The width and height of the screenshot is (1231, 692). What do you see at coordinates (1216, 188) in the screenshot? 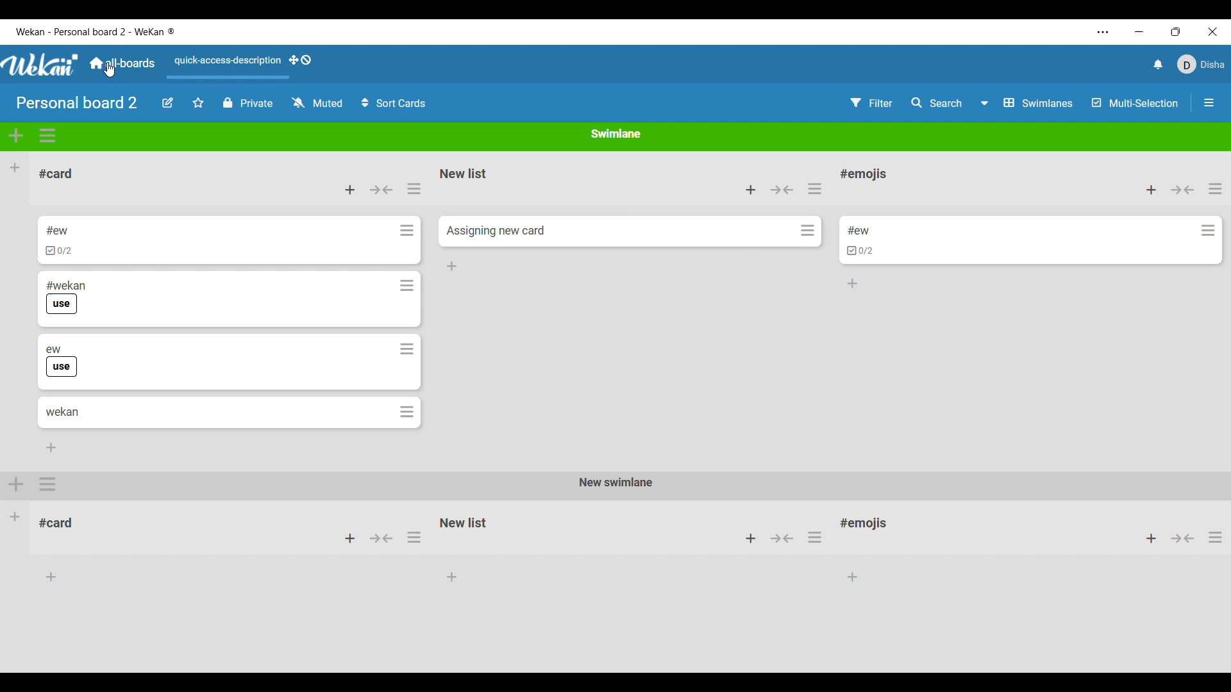
I see `List actions` at bounding box center [1216, 188].